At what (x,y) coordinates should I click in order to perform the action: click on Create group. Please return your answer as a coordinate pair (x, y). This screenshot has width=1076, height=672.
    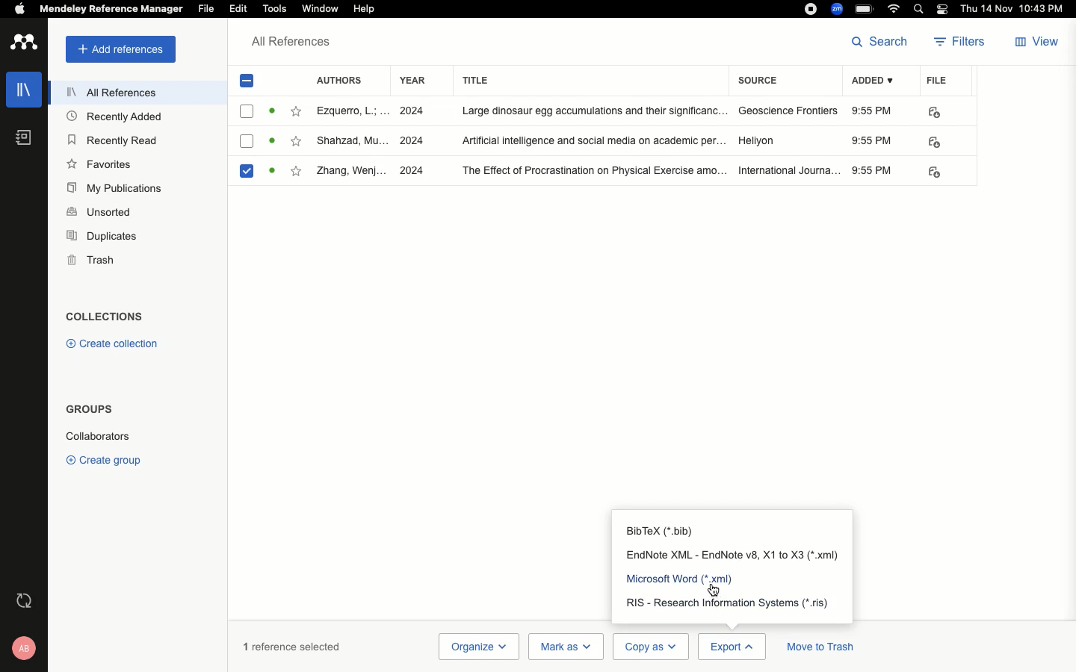
    Looking at the image, I should click on (107, 459).